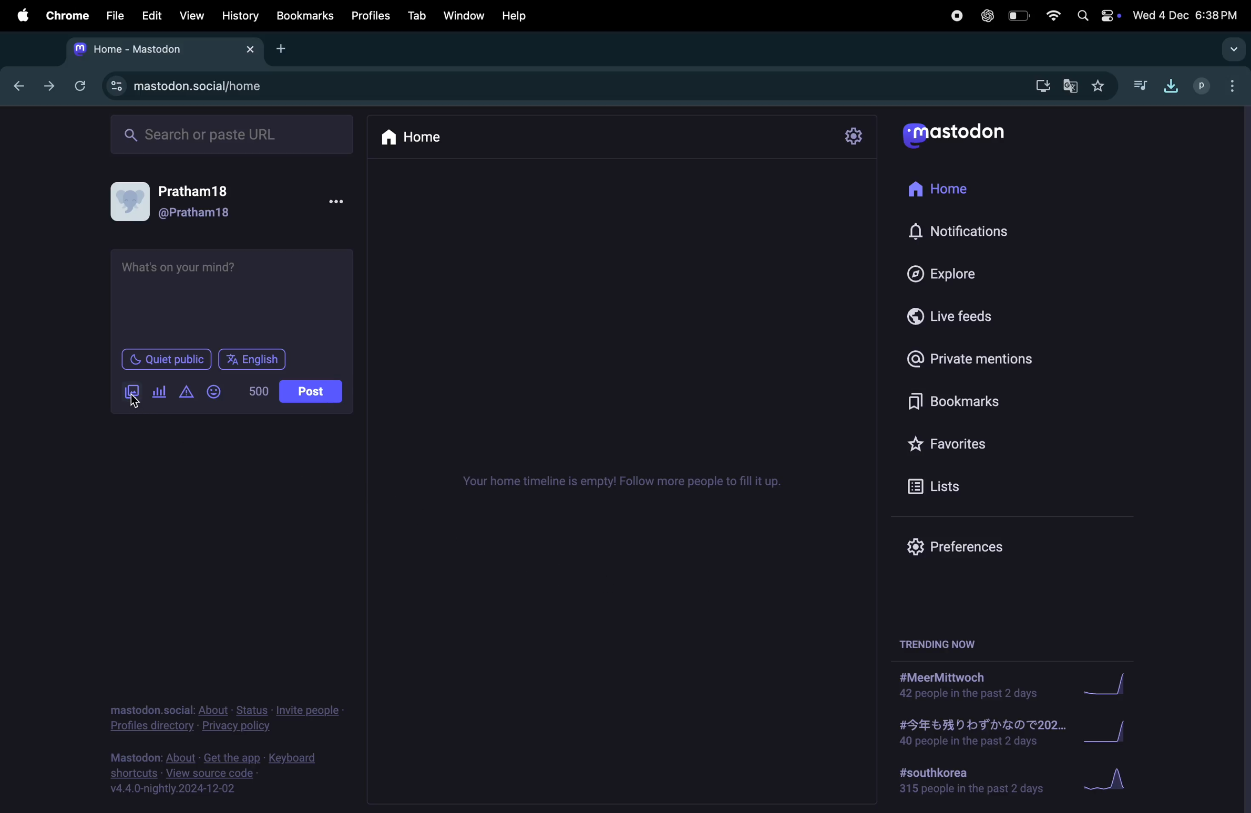  Describe the element at coordinates (963, 133) in the screenshot. I see `mastodon ` at that location.